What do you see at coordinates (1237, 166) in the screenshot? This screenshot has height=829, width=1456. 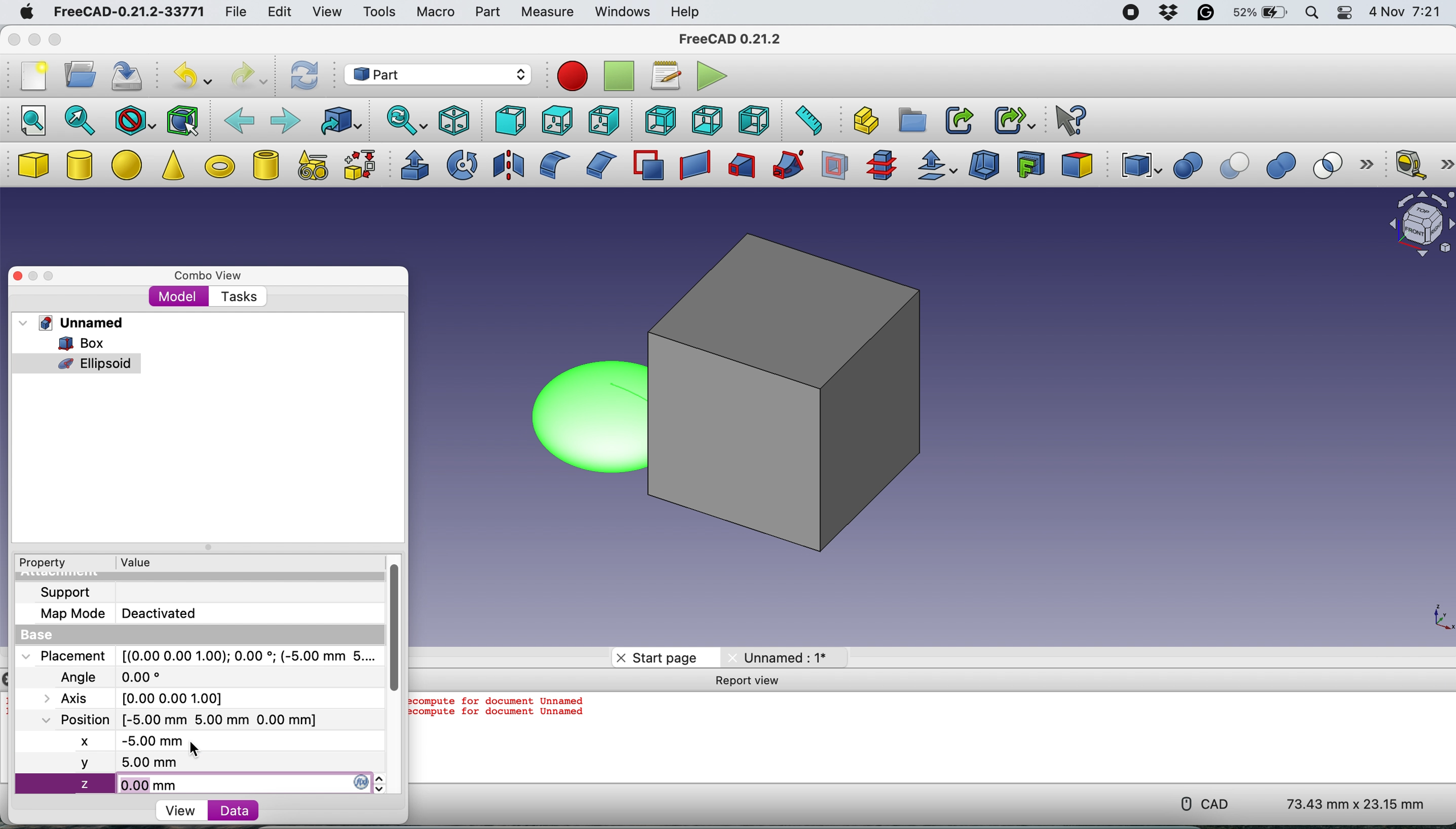 I see `cut` at bounding box center [1237, 166].